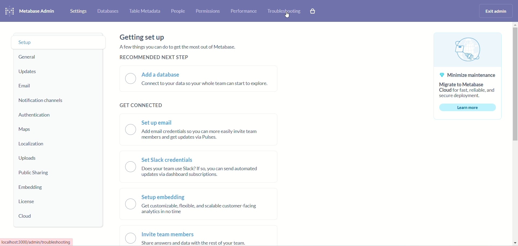 Image resolution: width=518 pixels, height=246 pixels. What do you see at coordinates (29, 57) in the screenshot?
I see `general` at bounding box center [29, 57].